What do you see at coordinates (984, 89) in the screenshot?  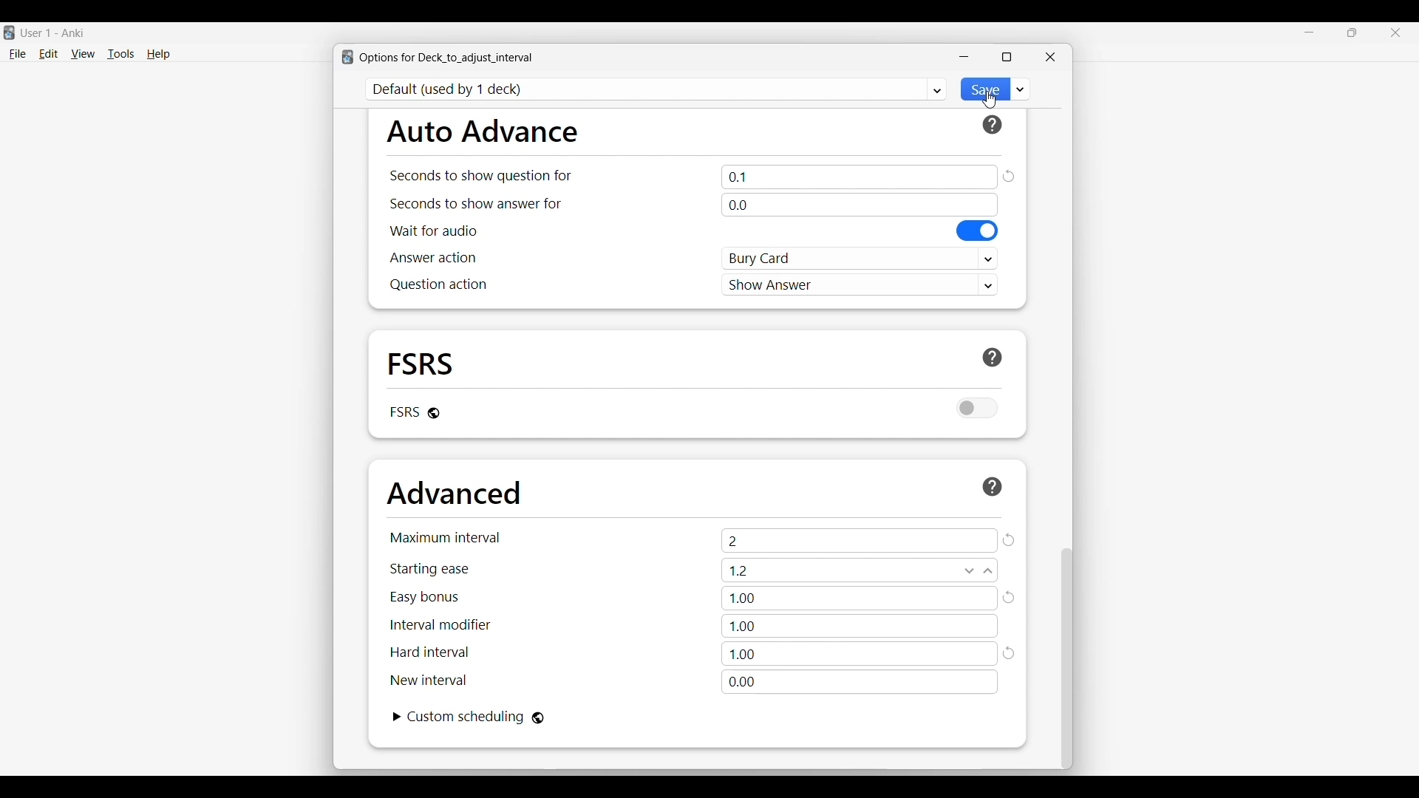 I see `Click to save` at bounding box center [984, 89].